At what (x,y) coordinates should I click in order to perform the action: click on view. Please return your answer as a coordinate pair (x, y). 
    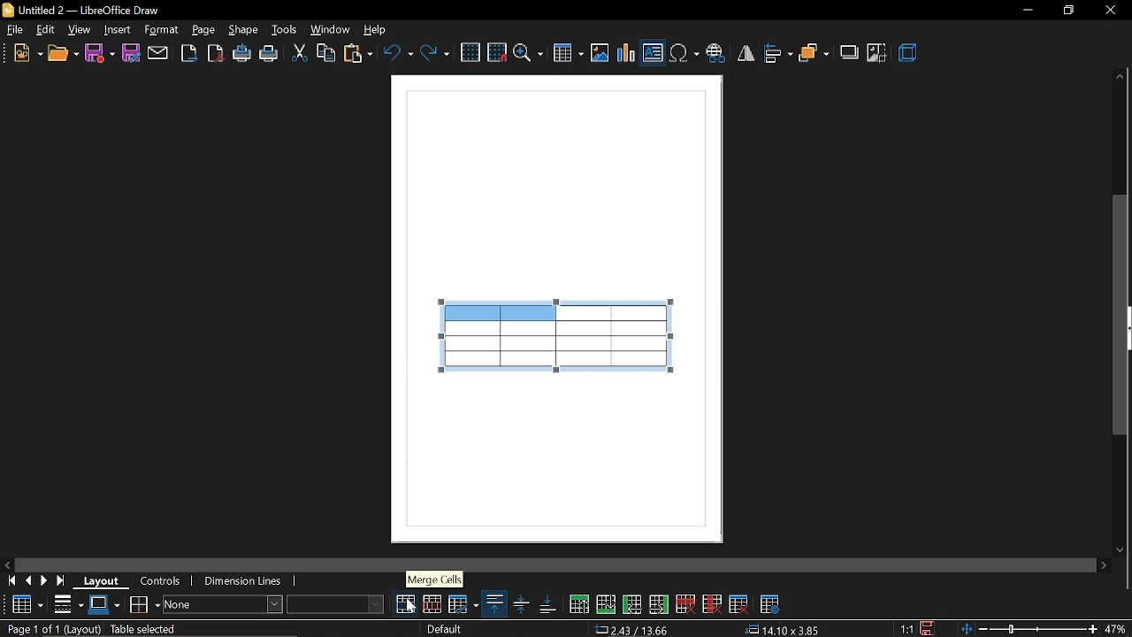
    Looking at the image, I should click on (79, 29).